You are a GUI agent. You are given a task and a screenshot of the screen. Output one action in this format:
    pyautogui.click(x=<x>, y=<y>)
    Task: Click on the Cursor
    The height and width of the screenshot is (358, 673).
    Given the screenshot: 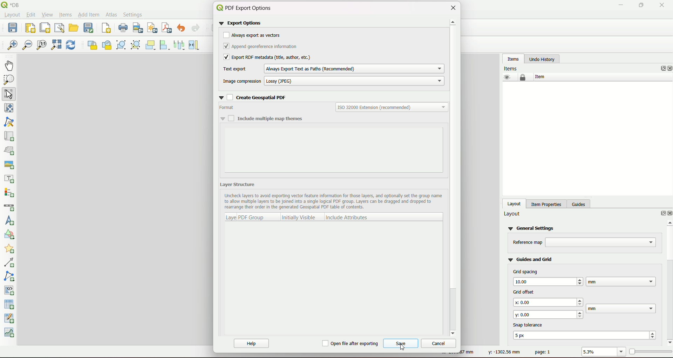 What is the action you would take?
    pyautogui.click(x=404, y=346)
    